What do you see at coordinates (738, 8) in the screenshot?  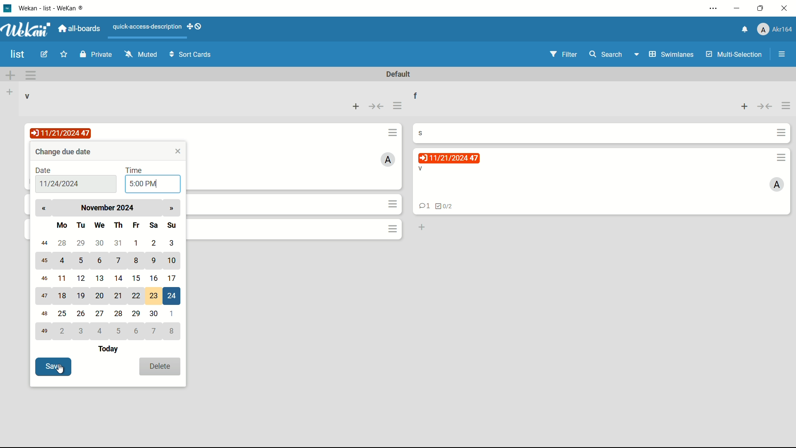 I see `minimize` at bounding box center [738, 8].